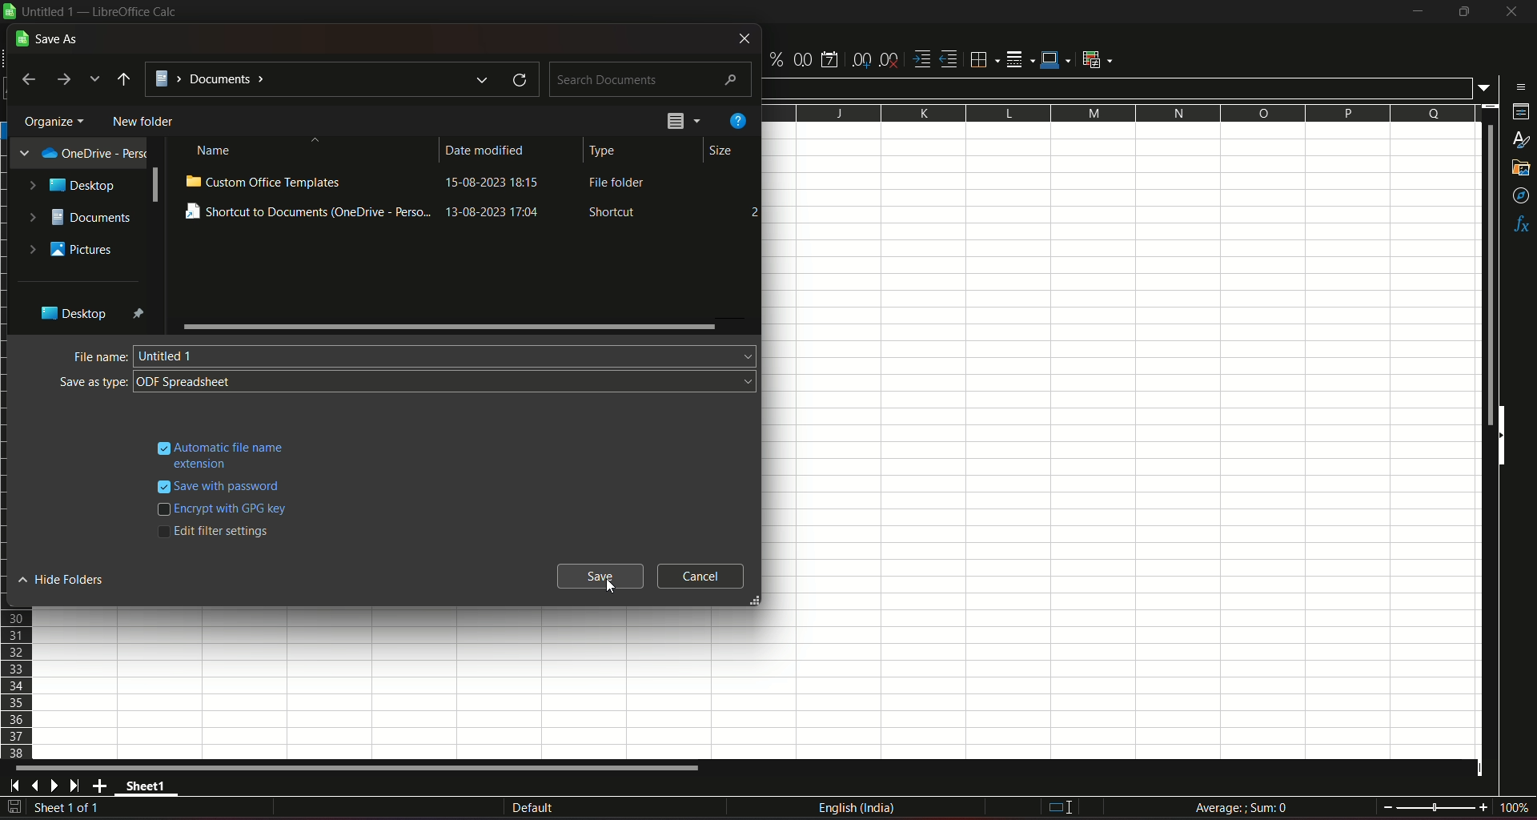  What do you see at coordinates (162, 536) in the screenshot?
I see `checkbox` at bounding box center [162, 536].